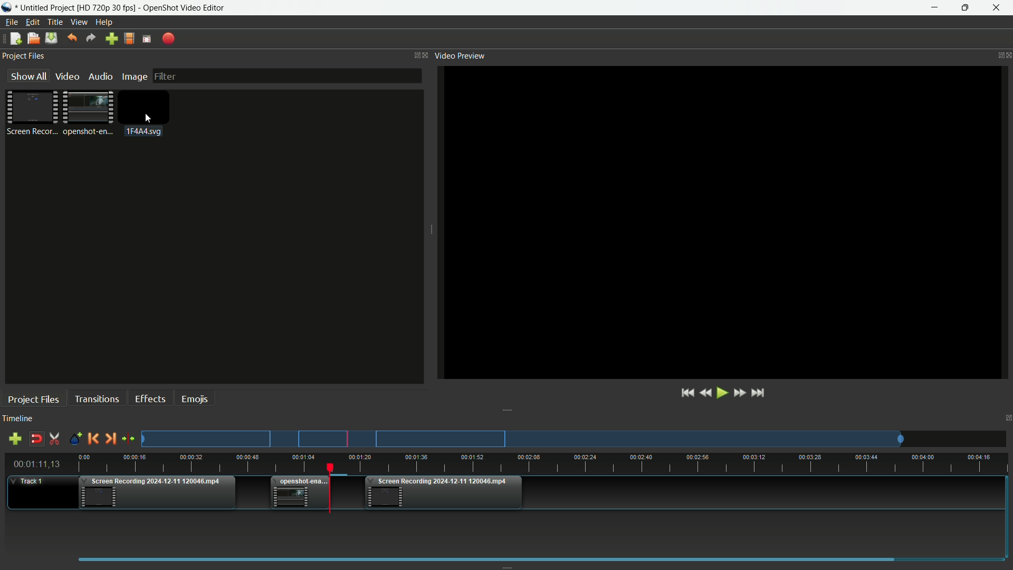  What do you see at coordinates (51, 39) in the screenshot?
I see `Save file` at bounding box center [51, 39].